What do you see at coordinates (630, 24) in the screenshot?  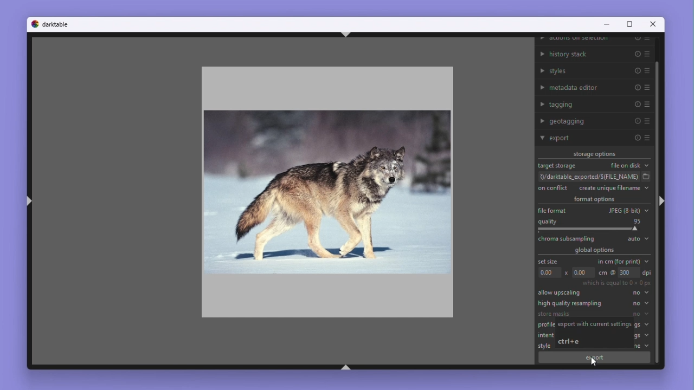 I see `Maximize` at bounding box center [630, 24].